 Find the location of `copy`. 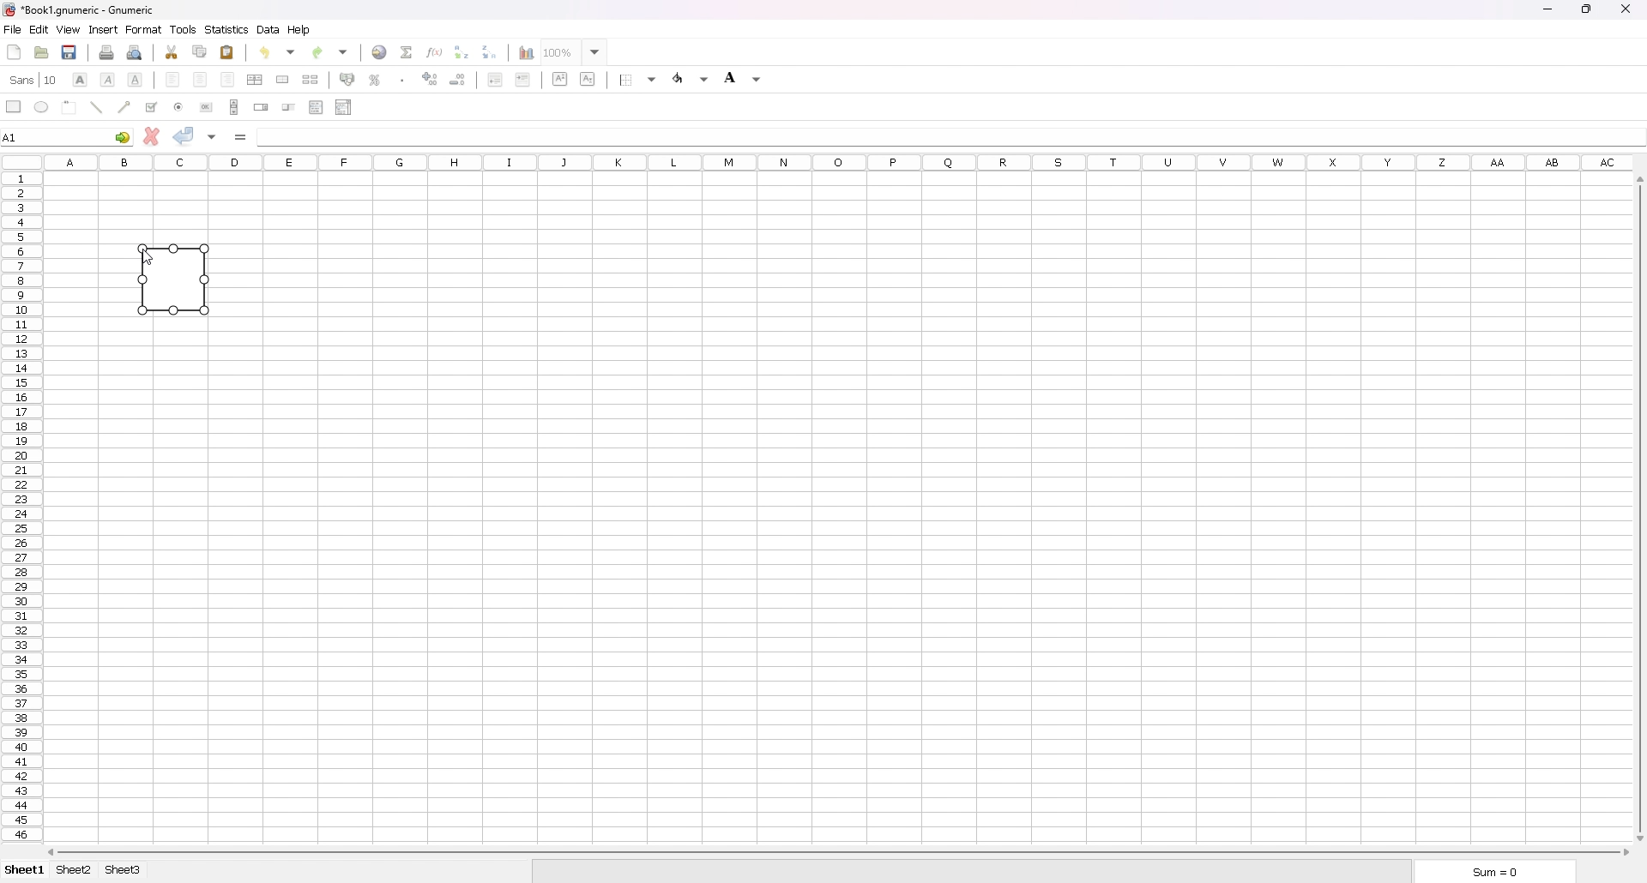

copy is located at coordinates (199, 52).